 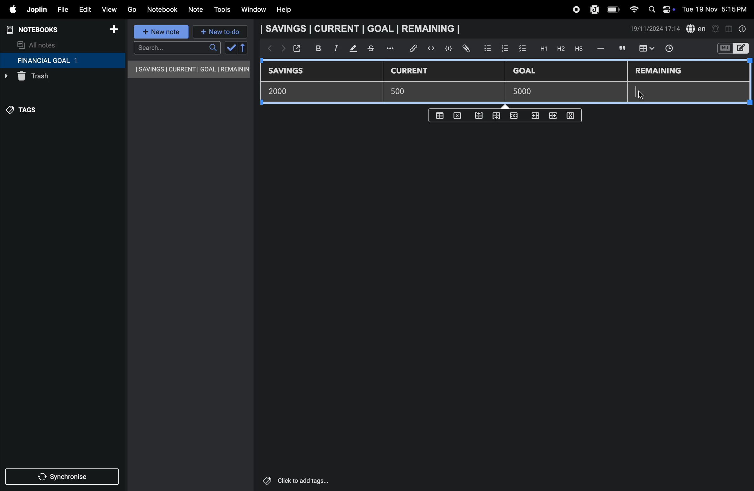 I want to click on forward, so click(x=282, y=50).